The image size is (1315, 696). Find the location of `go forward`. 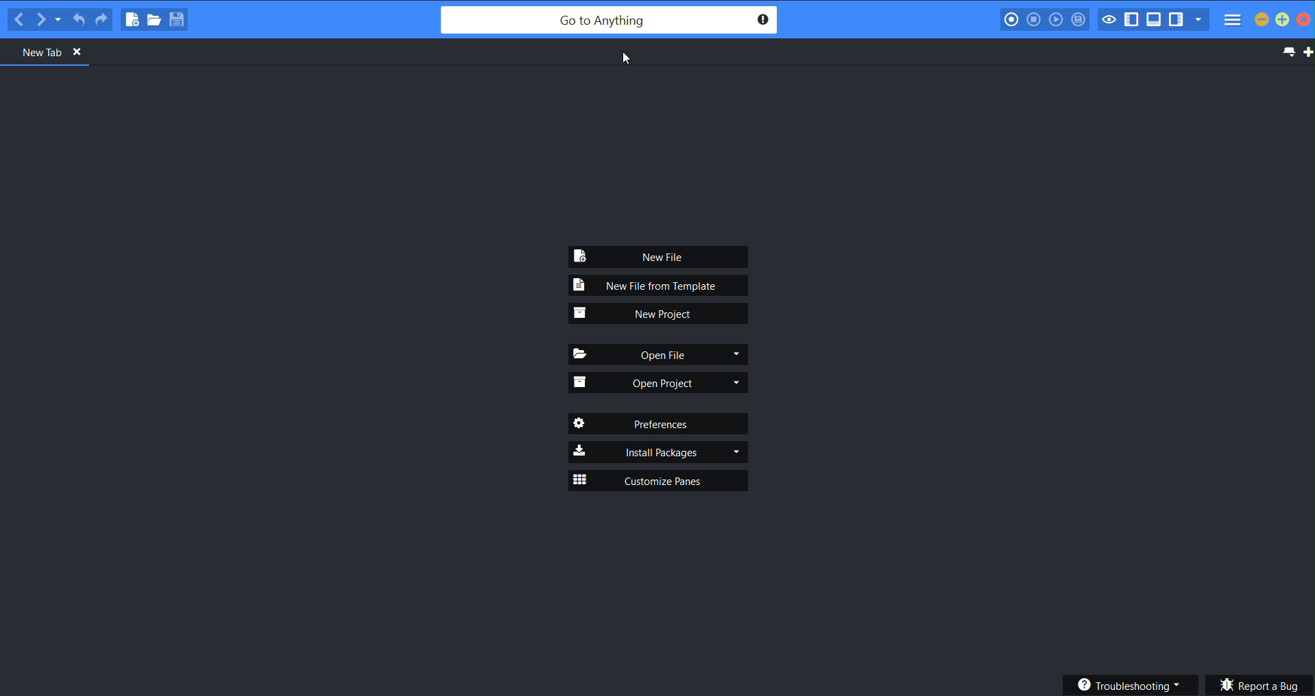

go forward is located at coordinates (42, 19).